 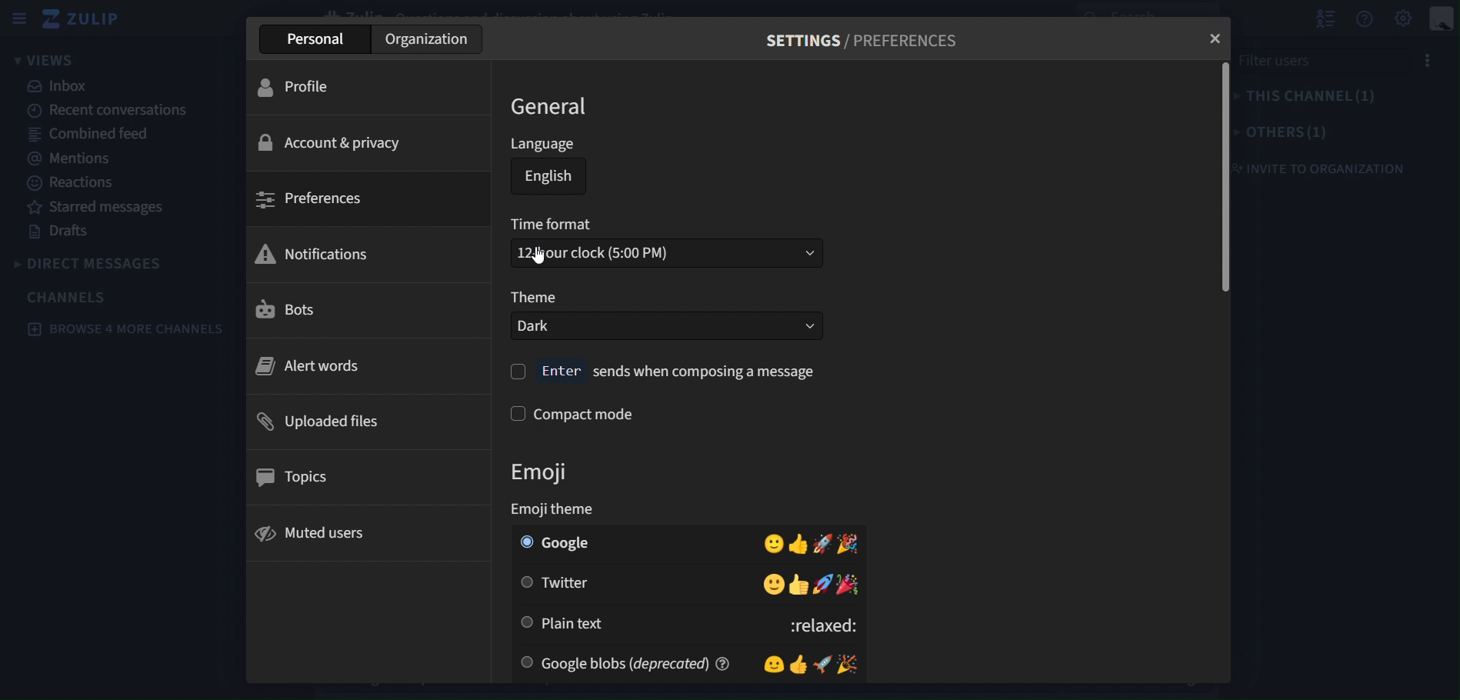 What do you see at coordinates (545, 176) in the screenshot?
I see `english` at bounding box center [545, 176].